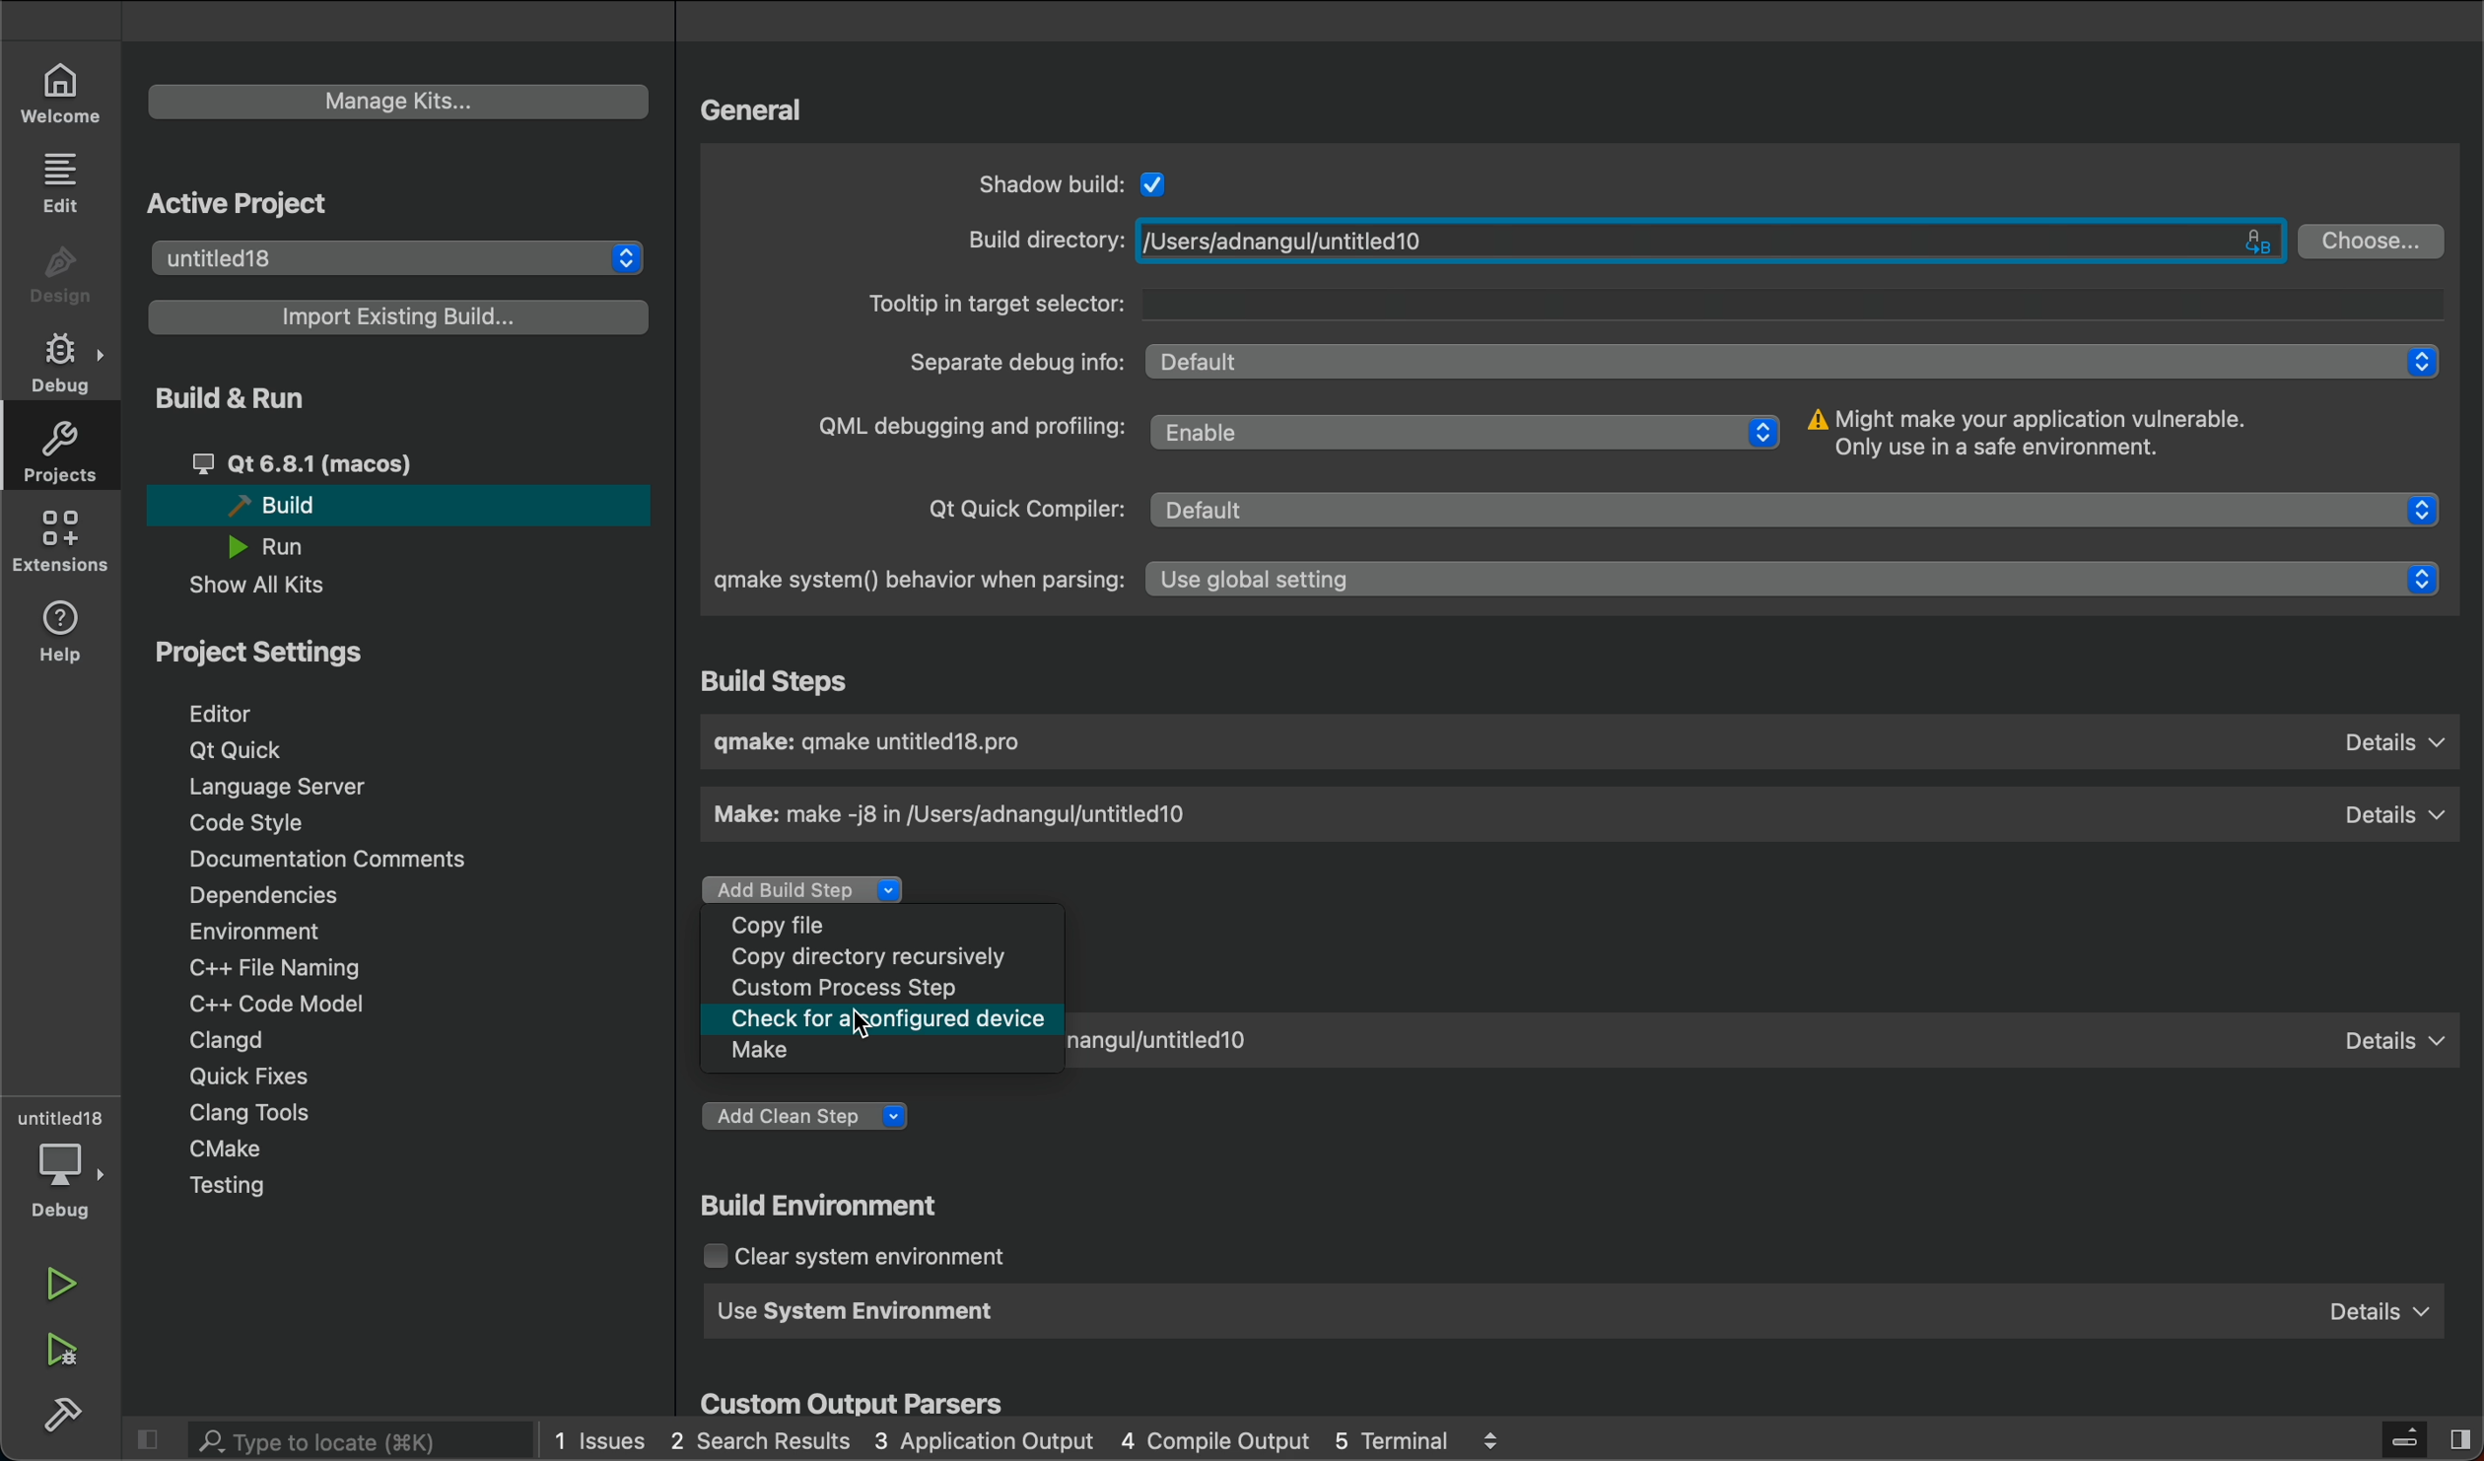 This screenshot has width=2484, height=1461. What do you see at coordinates (241, 1148) in the screenshot?
I see `cmake` at bounding box center [241, 1148].